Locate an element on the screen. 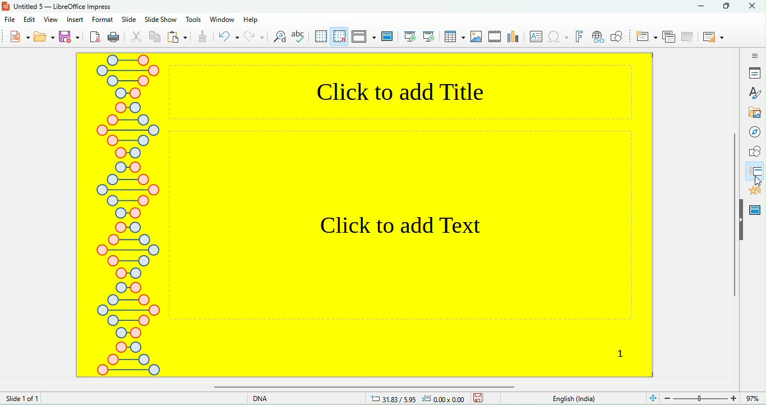 This screenshot has height=405, width=766. insert text box is located at coordinates (533, 39).